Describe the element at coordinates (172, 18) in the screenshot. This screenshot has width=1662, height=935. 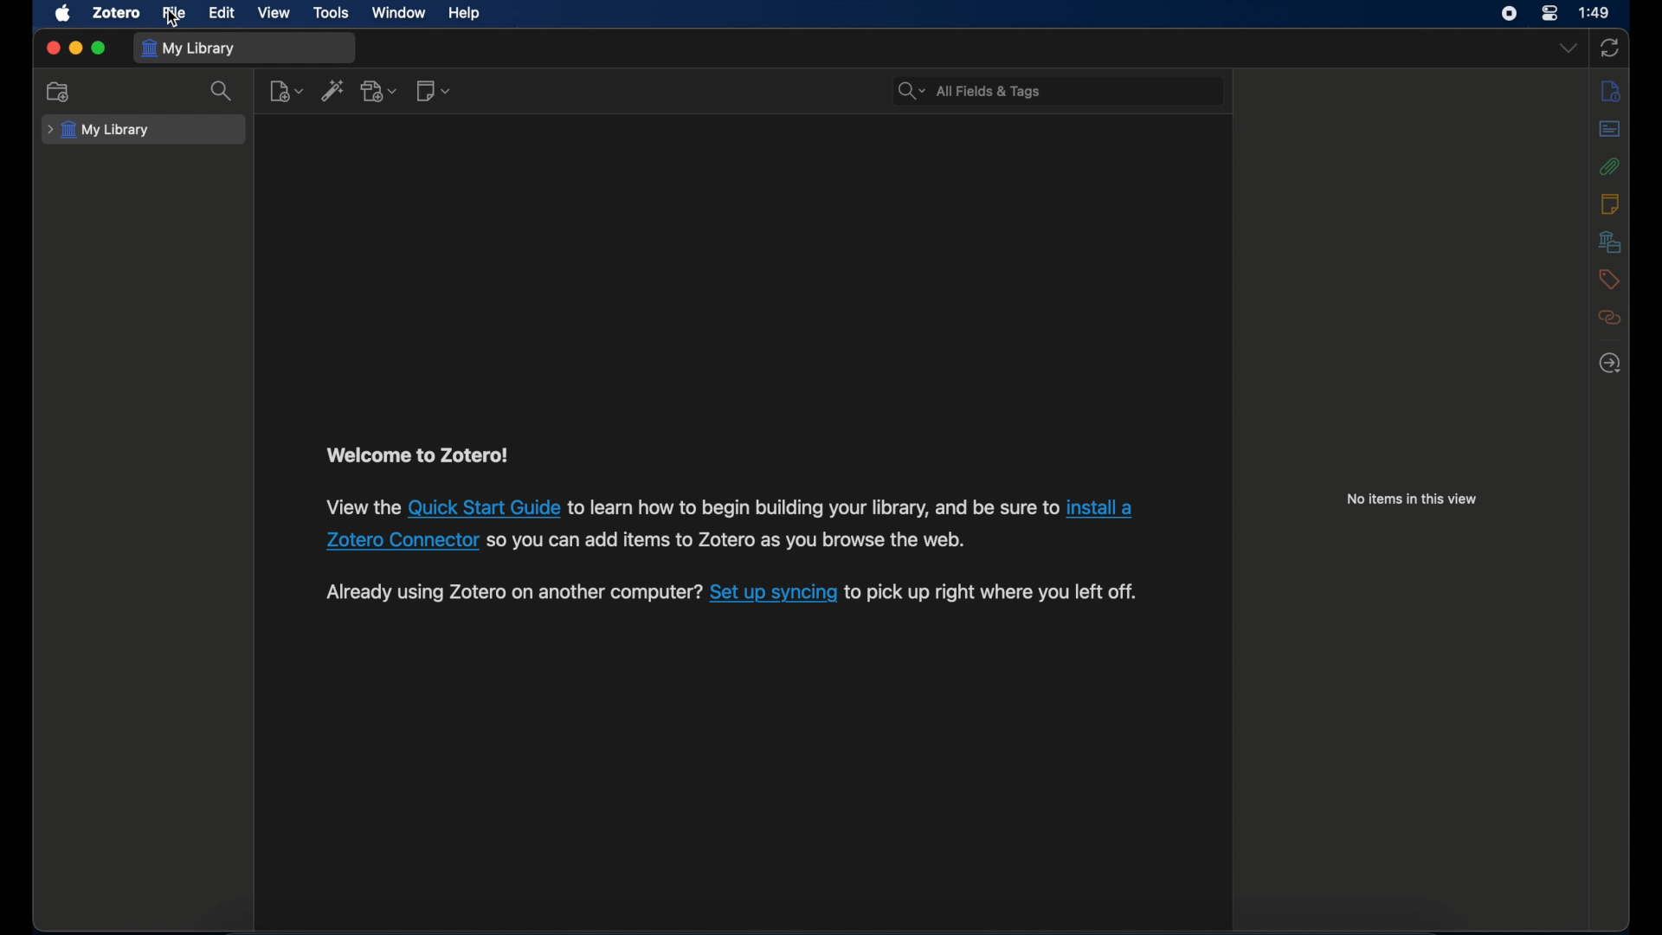
I see `cursor` at that location.